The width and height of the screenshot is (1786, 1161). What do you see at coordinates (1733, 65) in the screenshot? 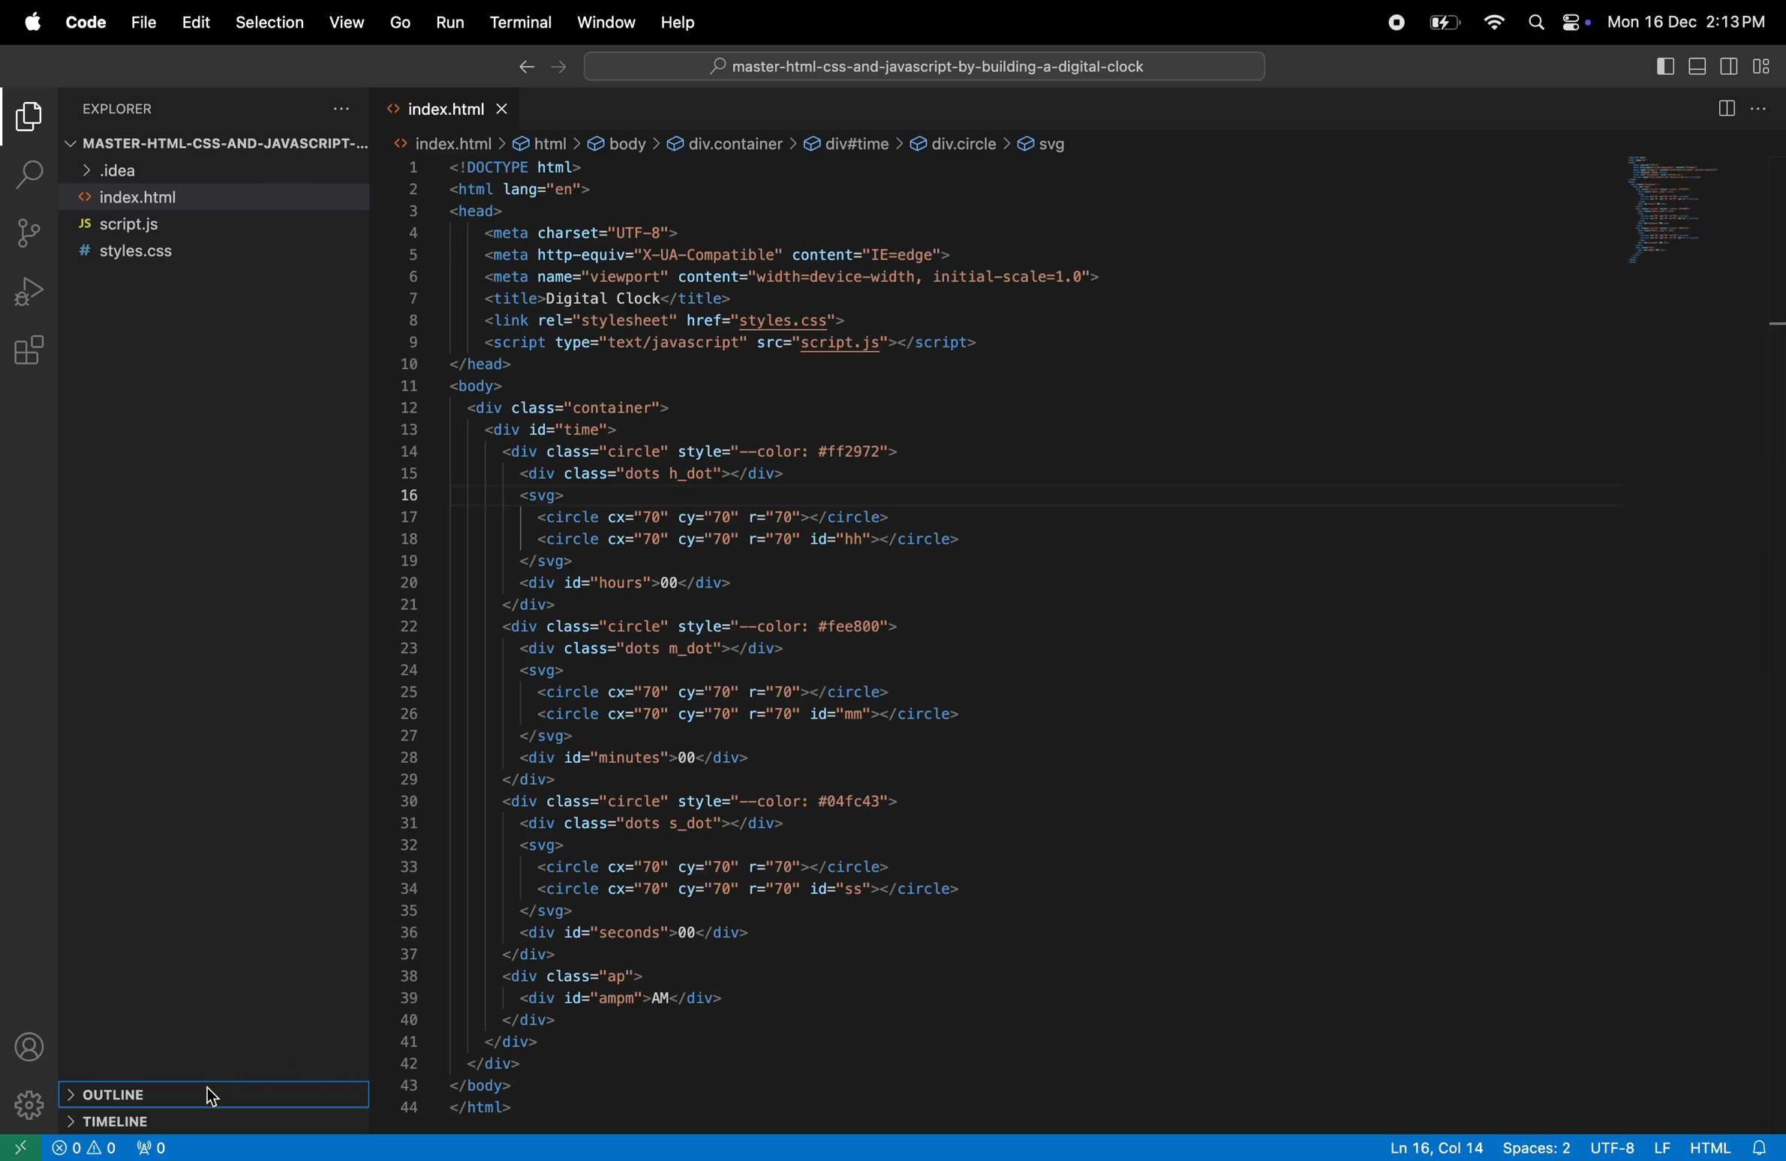
I see `toggle secondarside bar` at bounding box center [1733, 65].